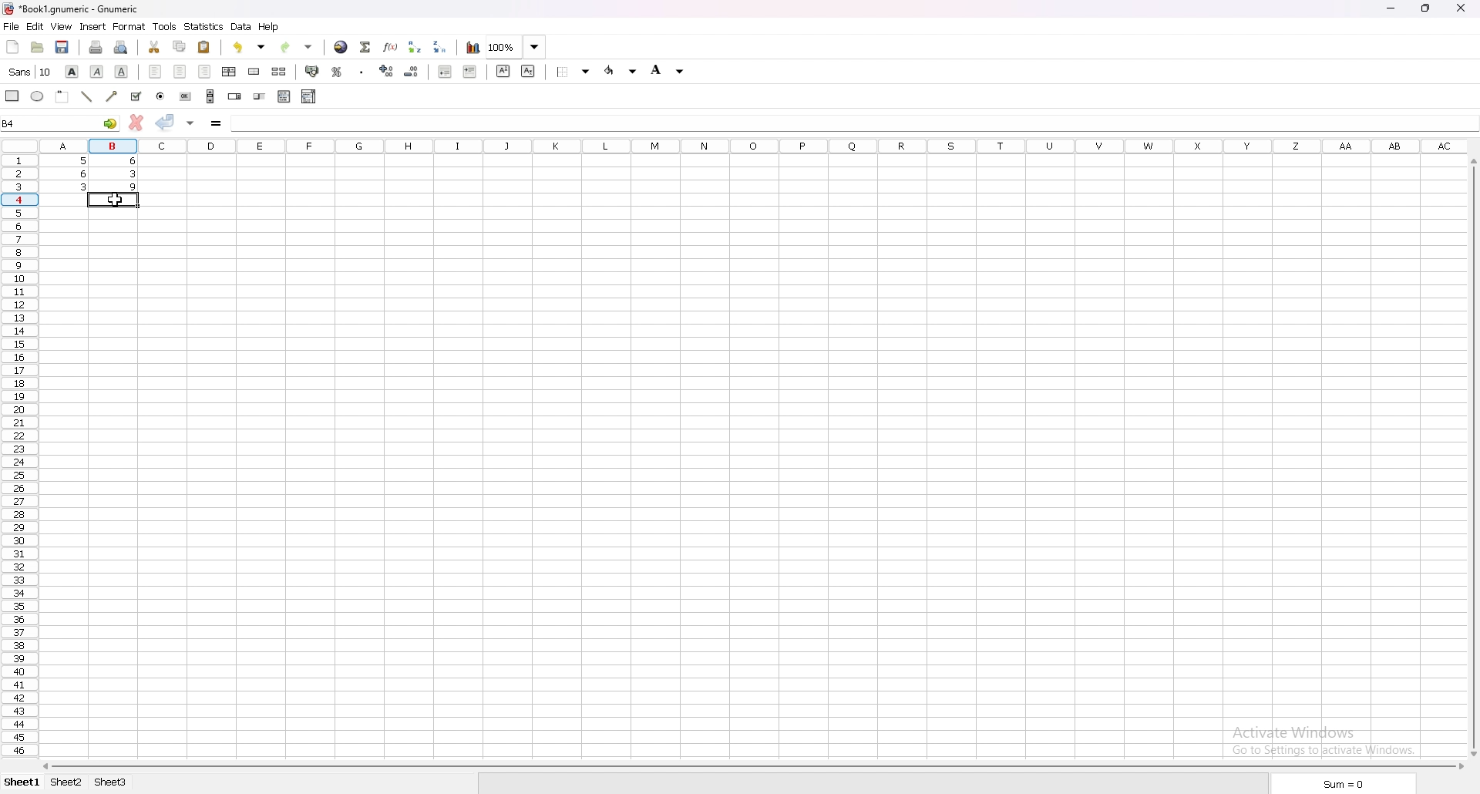 The image size is (1480, 794). Describe the element at coordinates (254, 72) in the screenshot. I see `merged cell` at that location.